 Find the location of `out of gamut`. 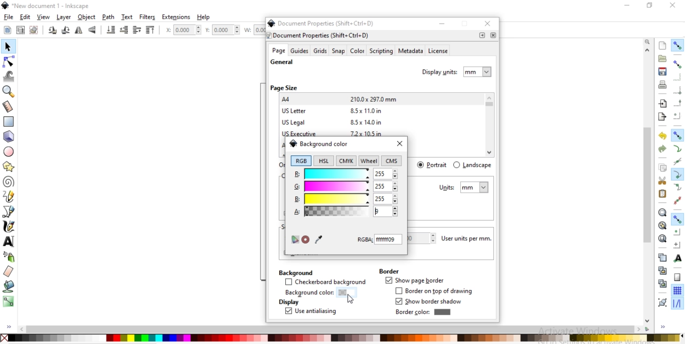

out of gamut is located at coordinates (306, 240).